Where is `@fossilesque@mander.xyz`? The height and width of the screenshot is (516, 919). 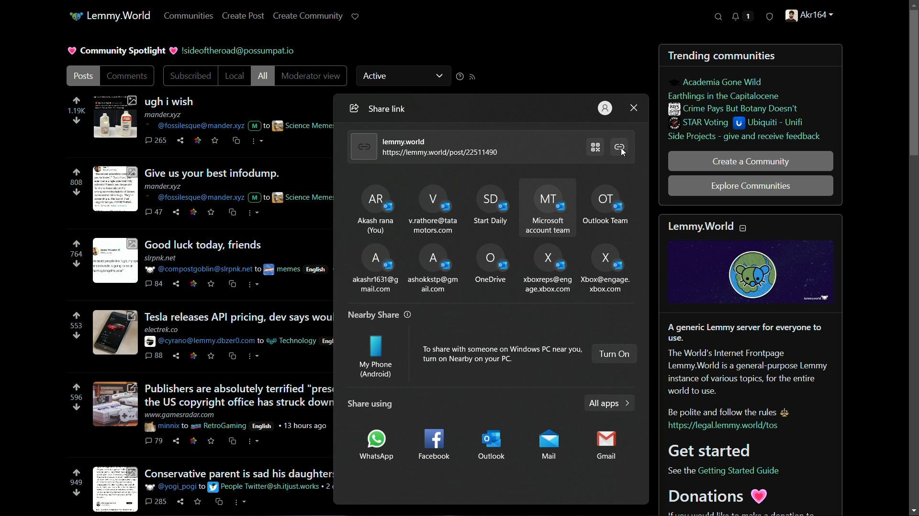 @fossilesque@mander.xyz is located at coordinates (193, 126).